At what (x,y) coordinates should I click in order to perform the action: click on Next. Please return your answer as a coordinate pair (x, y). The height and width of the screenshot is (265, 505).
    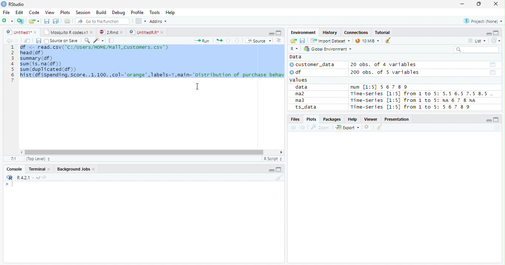
    Looking at the image, I should click on (303, 128).